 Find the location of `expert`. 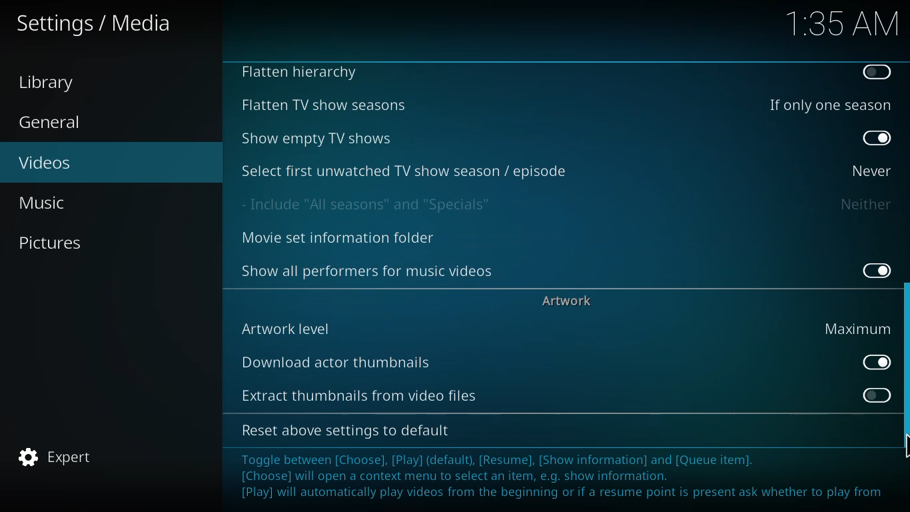

expert is located at coordinates (57, 457).